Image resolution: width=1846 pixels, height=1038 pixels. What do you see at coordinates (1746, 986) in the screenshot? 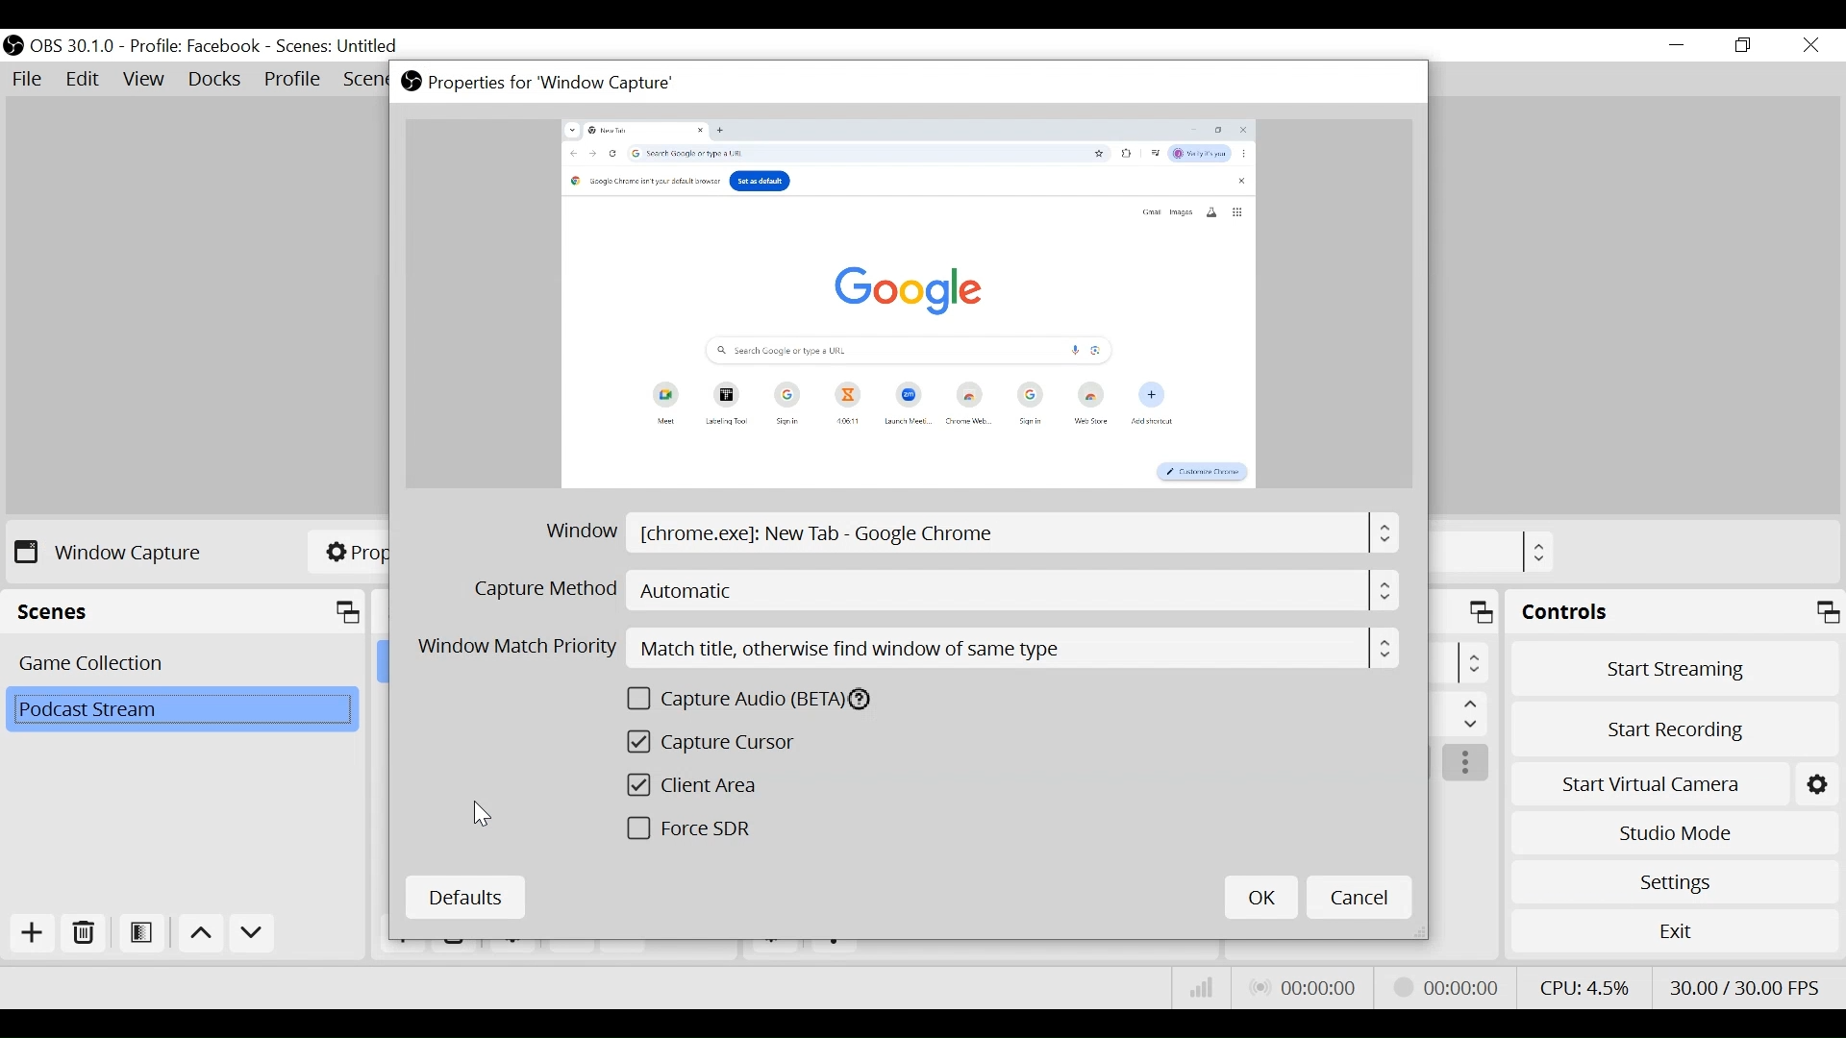
I see `Frame Per Second` at bounding box center [1746, 986].